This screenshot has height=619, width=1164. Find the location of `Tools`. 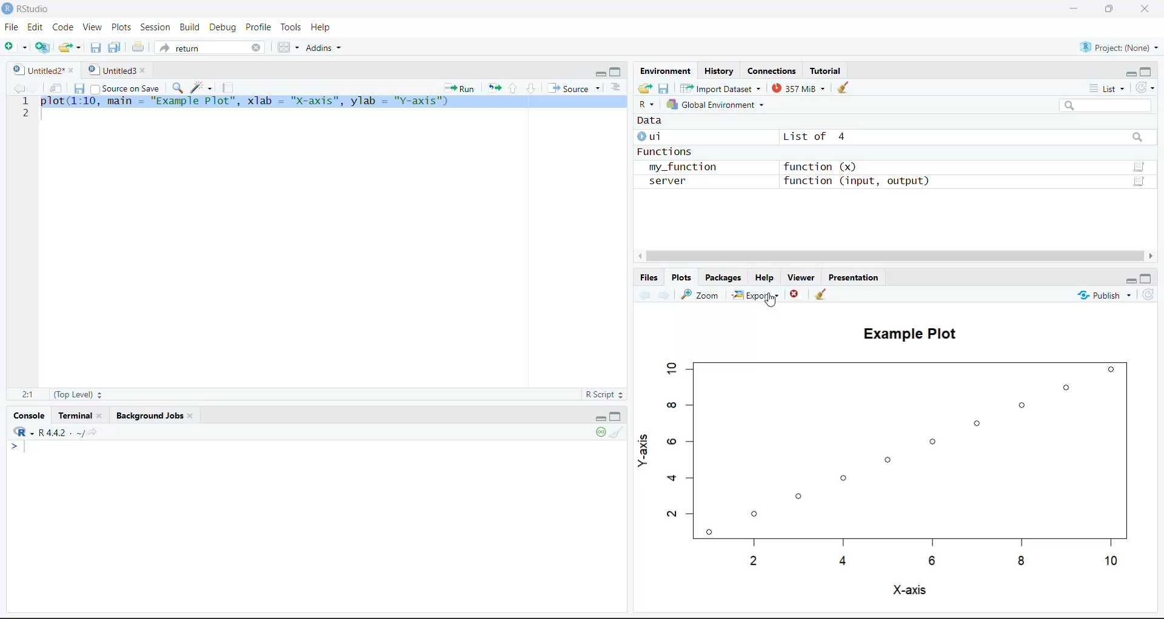

Tools is located at coordinates (292, 27).